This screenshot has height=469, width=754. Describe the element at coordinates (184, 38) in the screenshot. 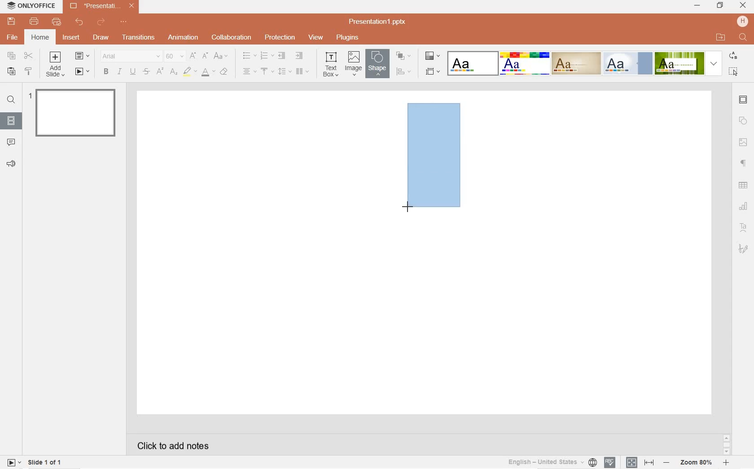

I see `animation` at that location.